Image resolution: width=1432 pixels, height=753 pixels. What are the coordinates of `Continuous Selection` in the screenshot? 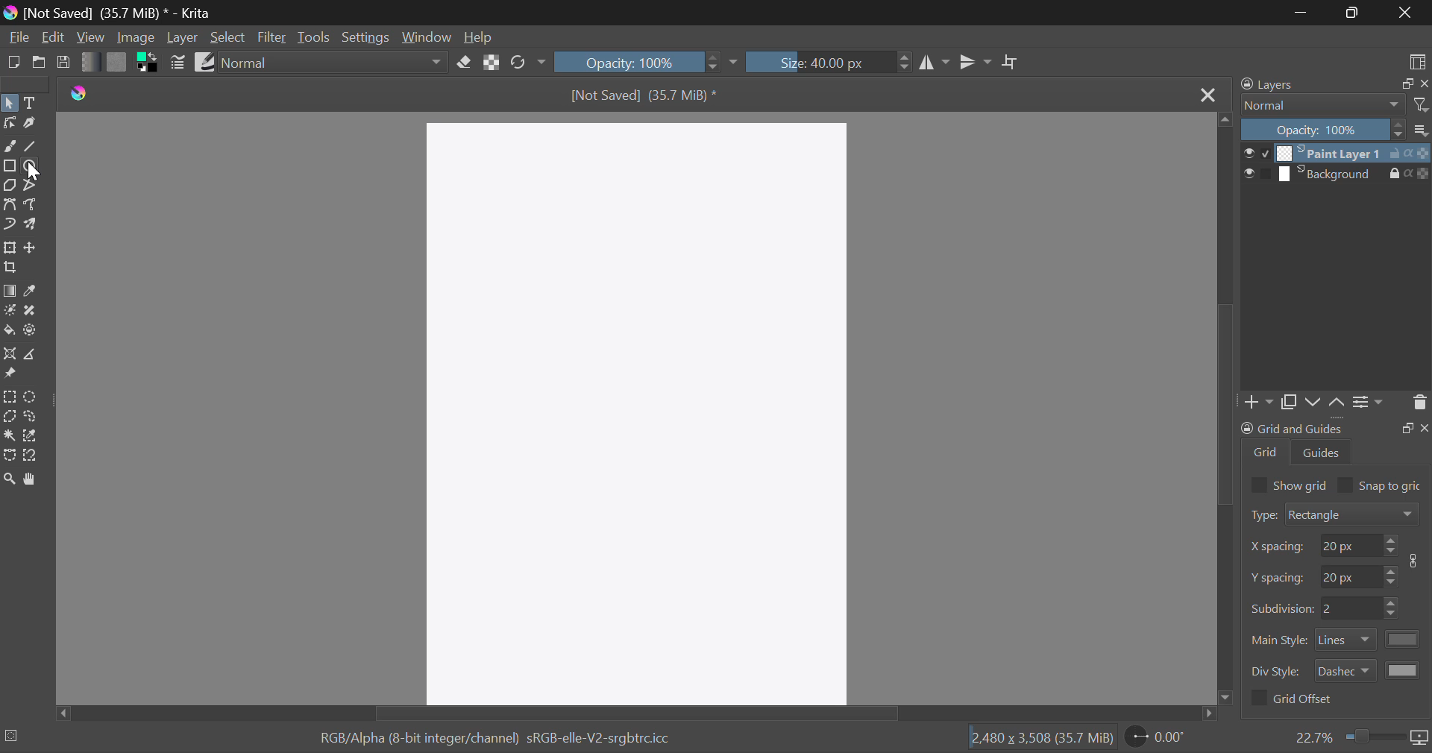 It's located at (9, 438).